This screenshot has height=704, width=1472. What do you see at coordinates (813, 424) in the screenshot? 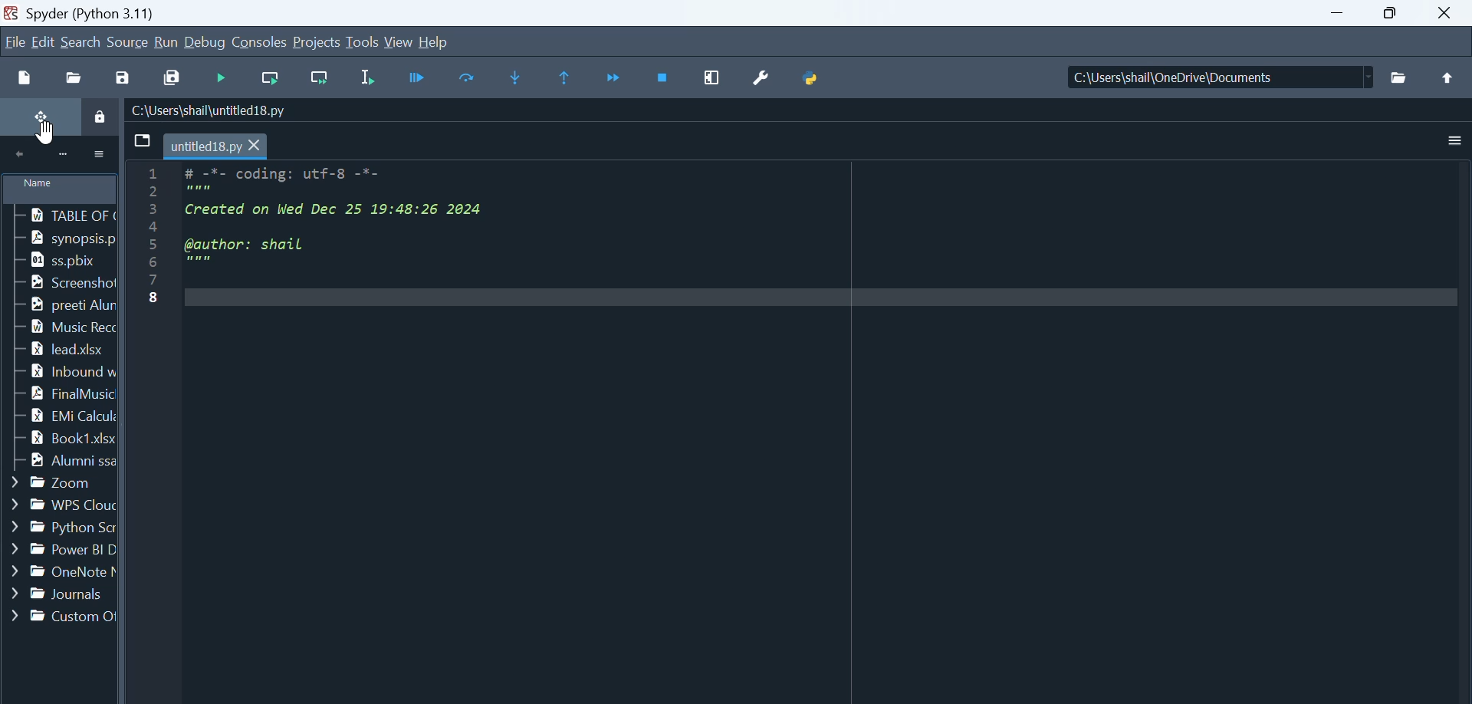
I see `# -*- coding: utf-8 -*-
Created on Wed Dec 25 19:48:26 2024
@author: shail` at bounding box center [813, 424].